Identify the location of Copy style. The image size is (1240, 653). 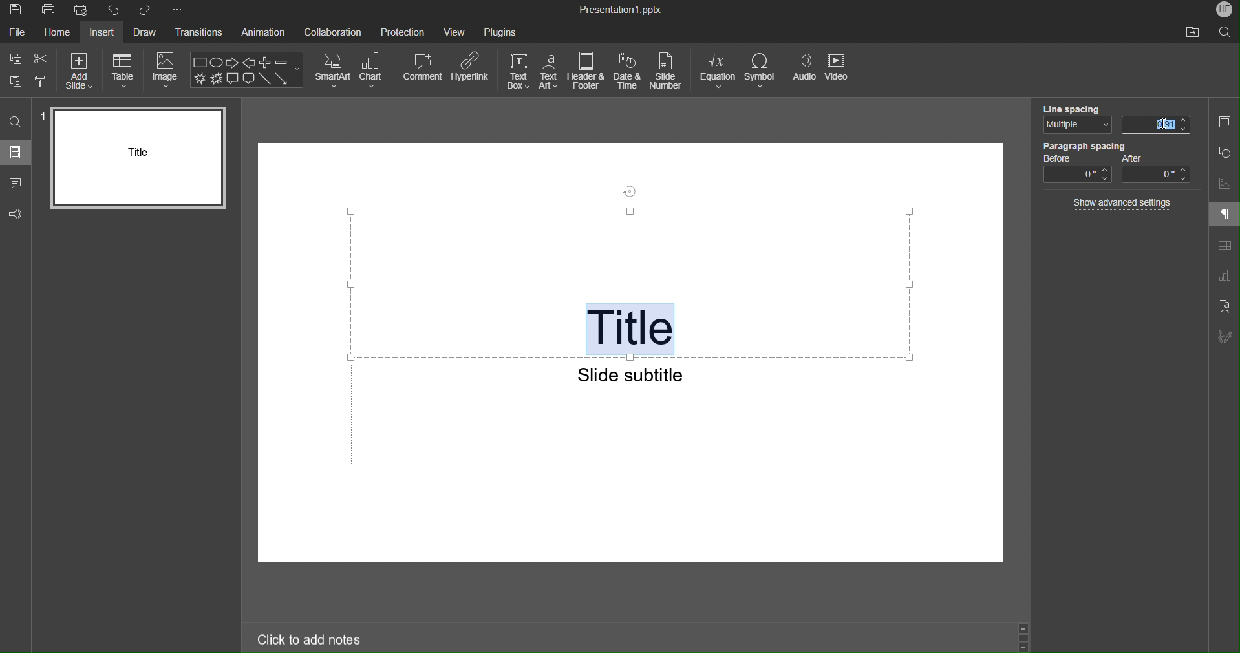
(42, 80).